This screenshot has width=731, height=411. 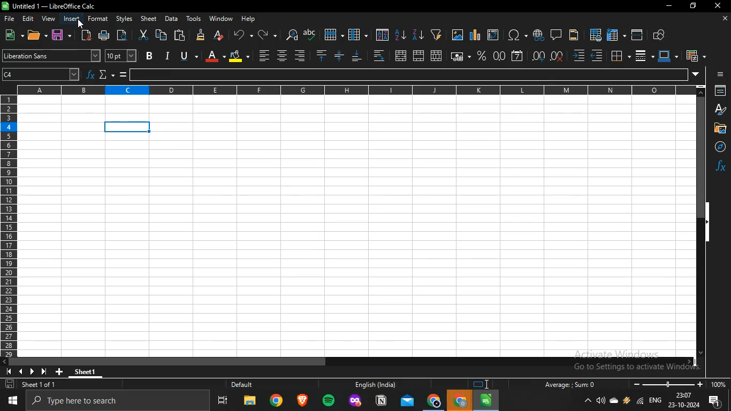 What do you see at coordinates (538, 35) in the screenshot?
I see `insert hyperlink` at bounding box center [538, 35].